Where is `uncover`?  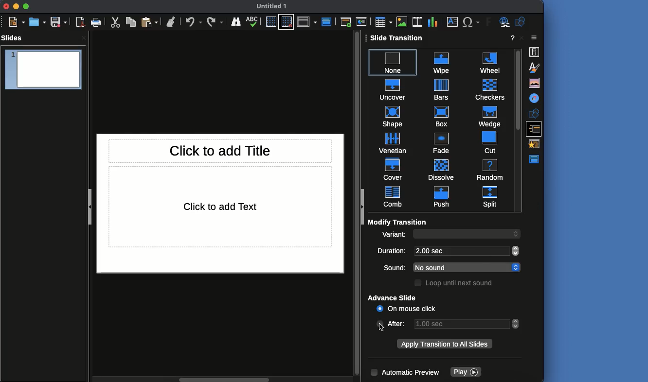 uncover is located at coordinates (392, 88).